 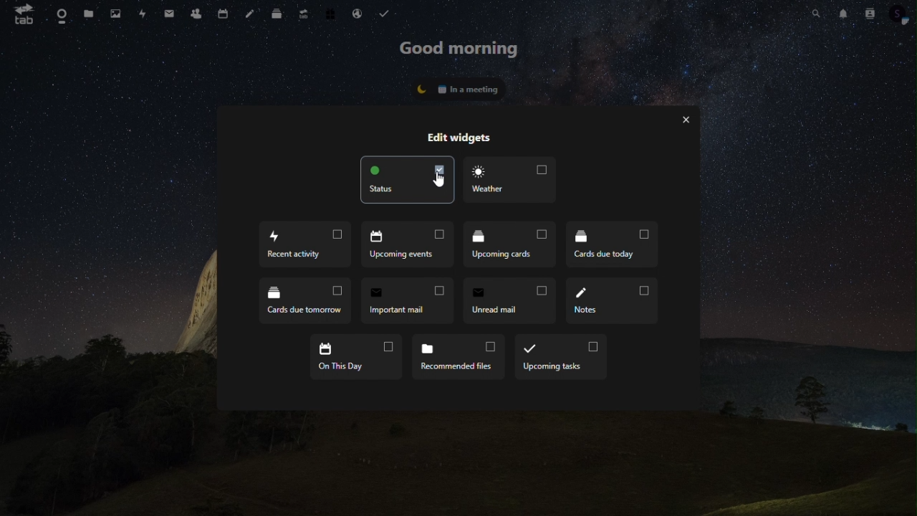 I want to click on Cursor, so click(x=441, y=179).